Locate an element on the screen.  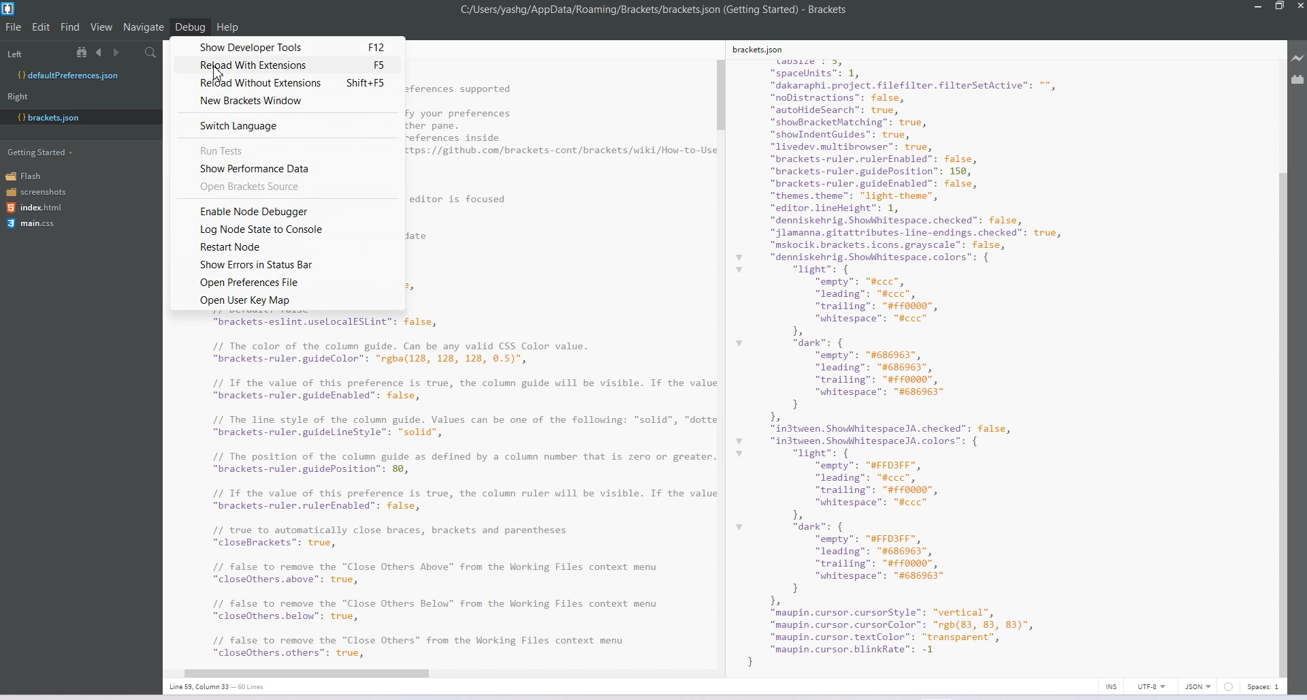
kets. son
size : 3,
“spacelnits": 1,
“dakaraphi.project. filefilter. filterSetActive”: "*,
“noDistractions”: false,
“autohideSearch”: true,
“showBracketMatching”: true,
“showIndentGuides”: true,
“livedev.multibrowser”: true,
“brackets-ruler.rulerEnabled": false,
“brackets-ruler.guidePosition”: 150,
“brackets-ruler.guideEnabled": false,
“themes theme": "light-theme",
“editor. lineHeight": 1,
“denniskehrig. Showhhitespace. checked": false,
“jlamanna.gitattributes-line-endings. checked": true,
“mskocik.brackets.icons.grayscale": false,
“denniskehrig. Showhitespace. colors”: {
“light”: {
“empty”: "#ccc”,
“leading”: "#ccc”,
“trailing”: "#0000",
“whitespace”: "#ccc”
b
“dark”: {
“empty”: "#686963",
["leading”: "#686963",
“trailing”: "#0000",
“whitespace”: "#686963"
}
Ia
“in3tween. ShowhhitespaceJA. checked": false,
“in3tween. ShowhhitespaceJA. colors”: {
“light”: {
“empty”: "#FFDIFF",
“leading”: "#ccc”,
“trailing”: "#0000",
“whitespace”: "#ccc”
bh
“dark”: {
“empty”: "#FFDIFF",
“leading”: "#686963",
“trailing”: "#0000",
“whitespace”: "#686963"
}
b
“maupin. cursor. cursorStyle”: “vertical”,
“maupin. cursor. cursorColor™: "rgh(83, 83, 83)",
“maupin.cursor.textColor”: “transparent”,
“maupin. cursor. blinkRate": 1000 |
: is located at coordinates (930, 355).